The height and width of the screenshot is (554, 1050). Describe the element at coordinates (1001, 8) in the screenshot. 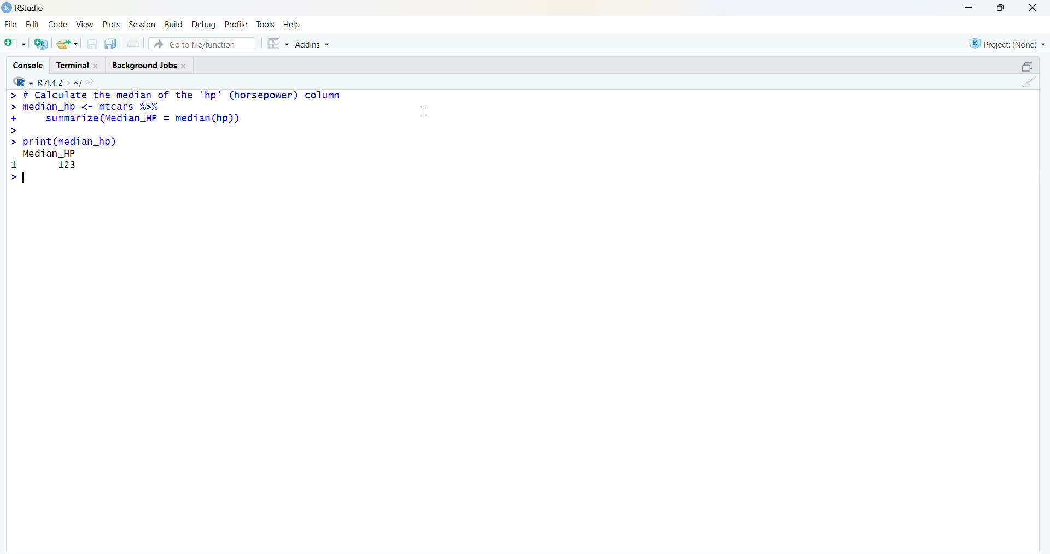

I see `maximise` at that location.